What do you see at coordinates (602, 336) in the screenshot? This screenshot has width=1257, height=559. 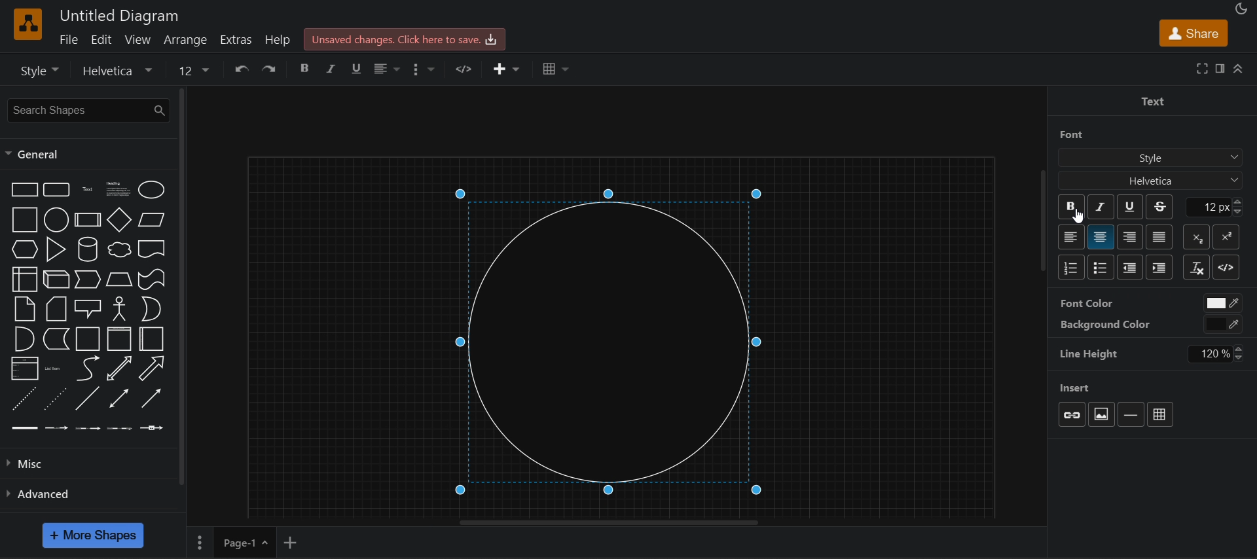 I see `circle` at bounding box center [602, 336].